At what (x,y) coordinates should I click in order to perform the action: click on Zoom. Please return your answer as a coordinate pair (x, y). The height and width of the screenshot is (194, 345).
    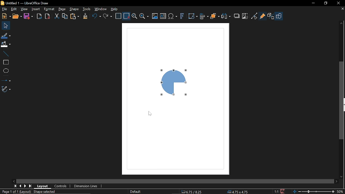
    Looking at the image, I should click on (144, 17).